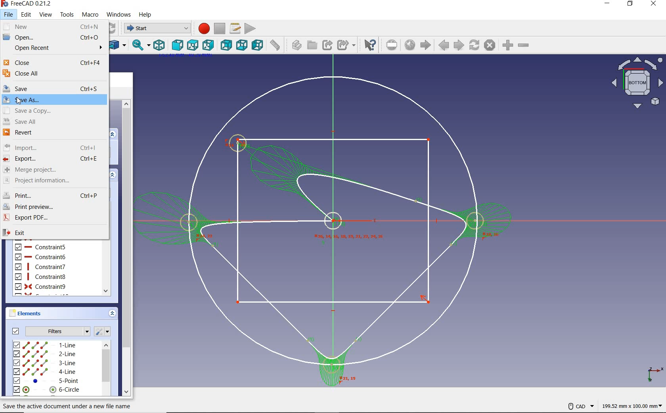  What do you see at coordinates (112, 314) in the screenshot?
I see `expand` at bounding box center [112, 314].